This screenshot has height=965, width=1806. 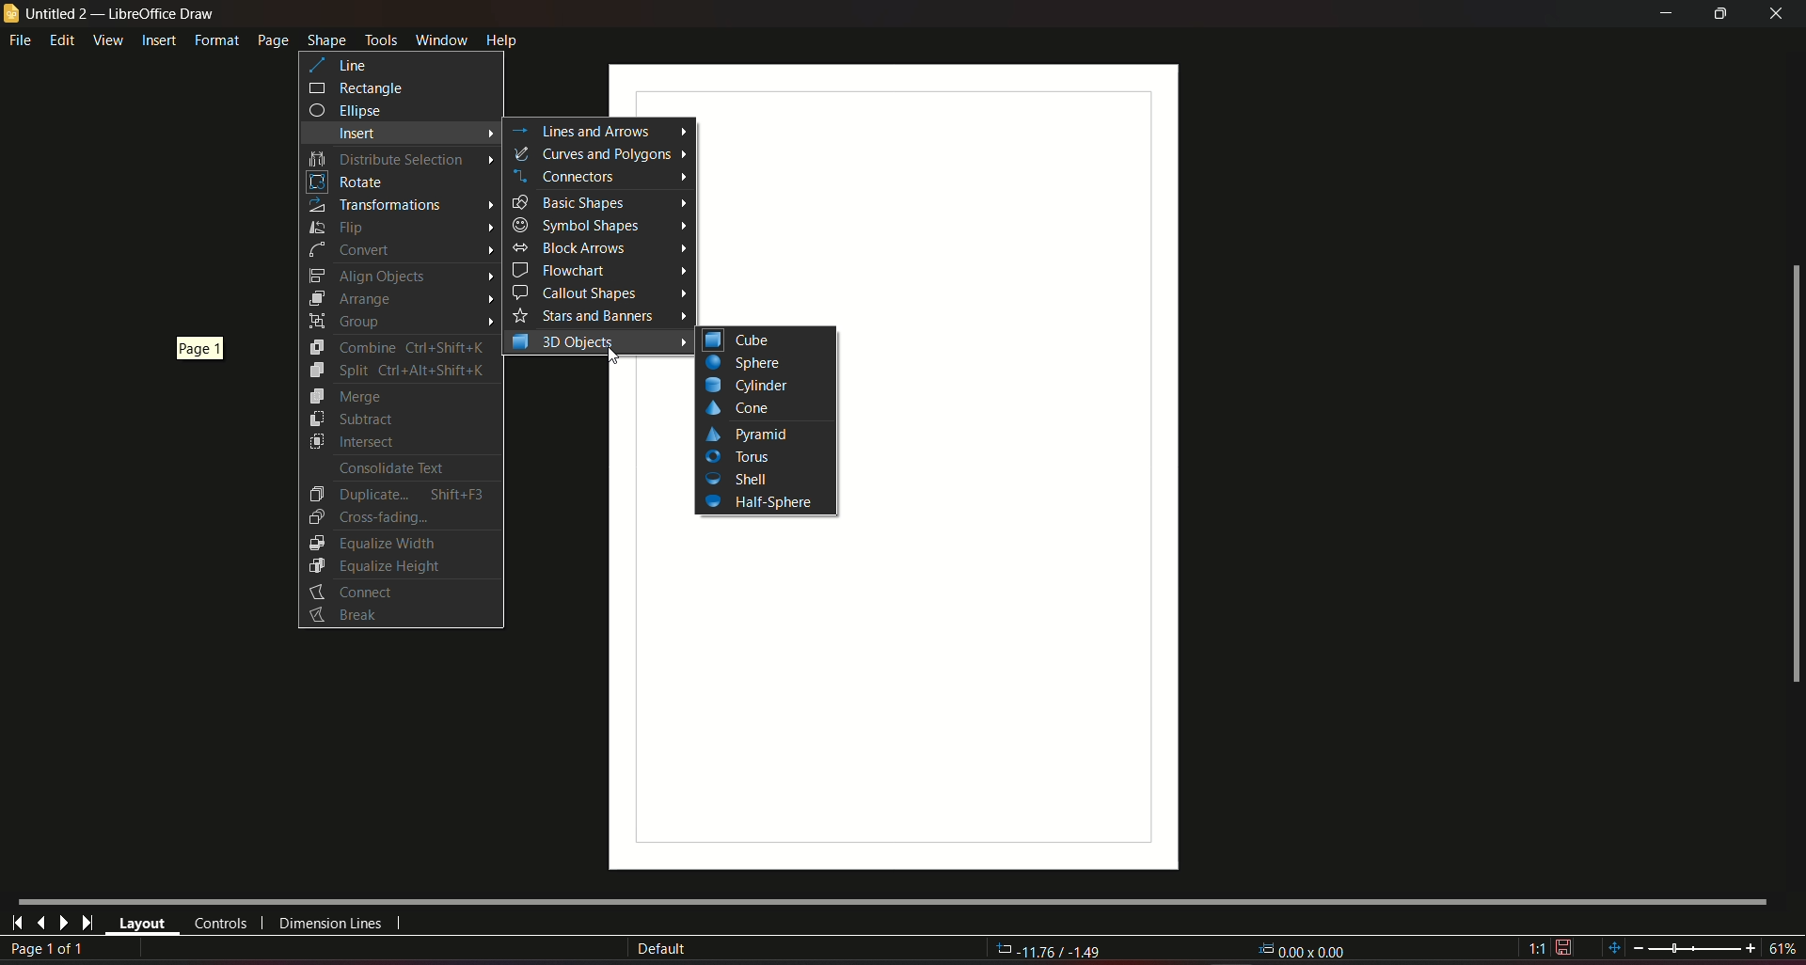 What do you see at coordinates (158, 41) in the screenshot?
I see `insert` at bounding box center [158, 41].